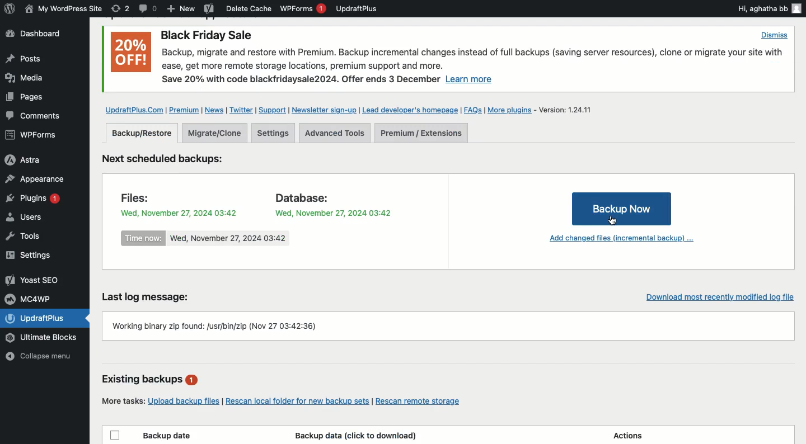 This screenshot has height=444, width=806. Describe the element at coordinates (242, 110) in the screenshot. I see `Twitter` at that location.